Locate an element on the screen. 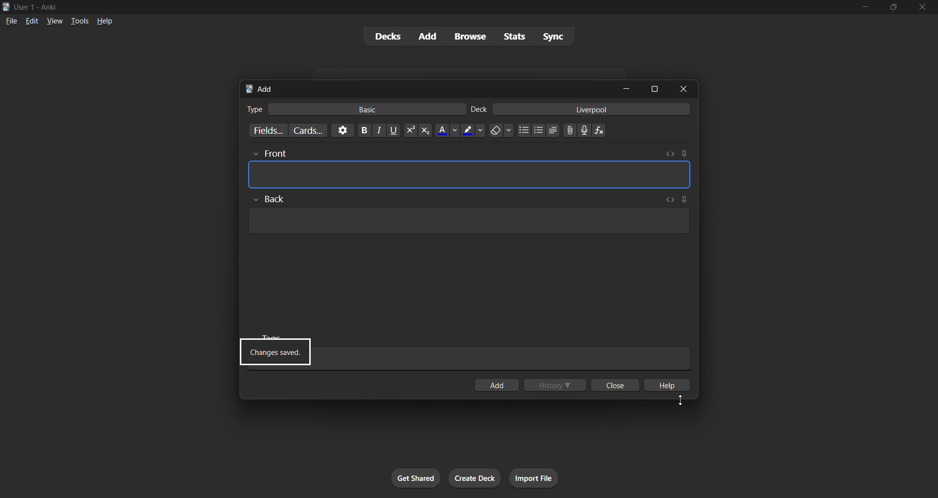 The width and height of the screenshot is (938, 498).  create deck is located at coordinates (474, 477).